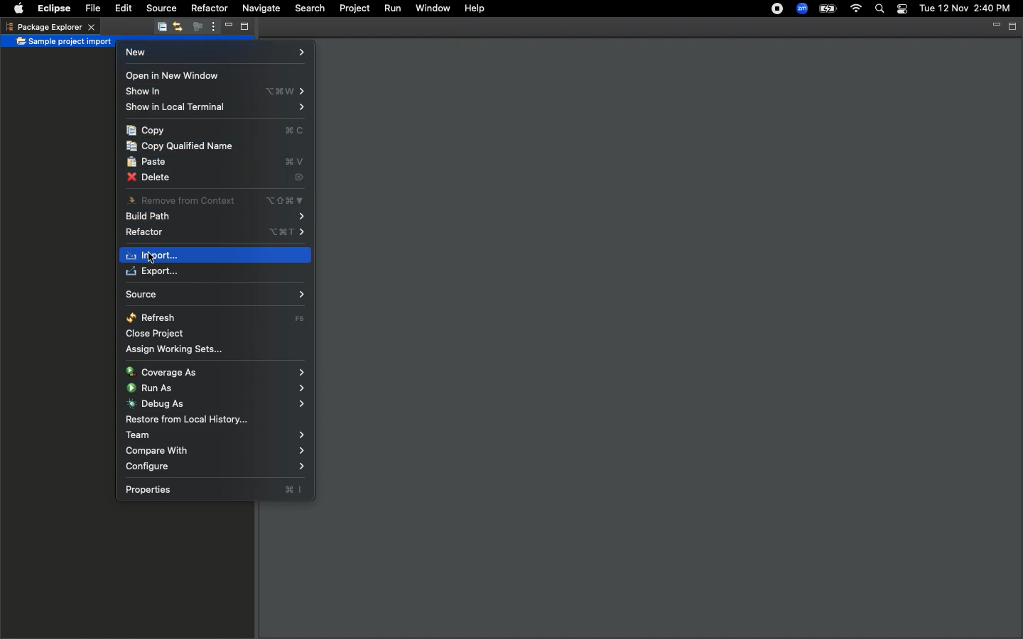 This screenshot has height=639, width=1023. Describe the element at coordinates (995, 26) in the screenshot. I see `Minimize` at that location.